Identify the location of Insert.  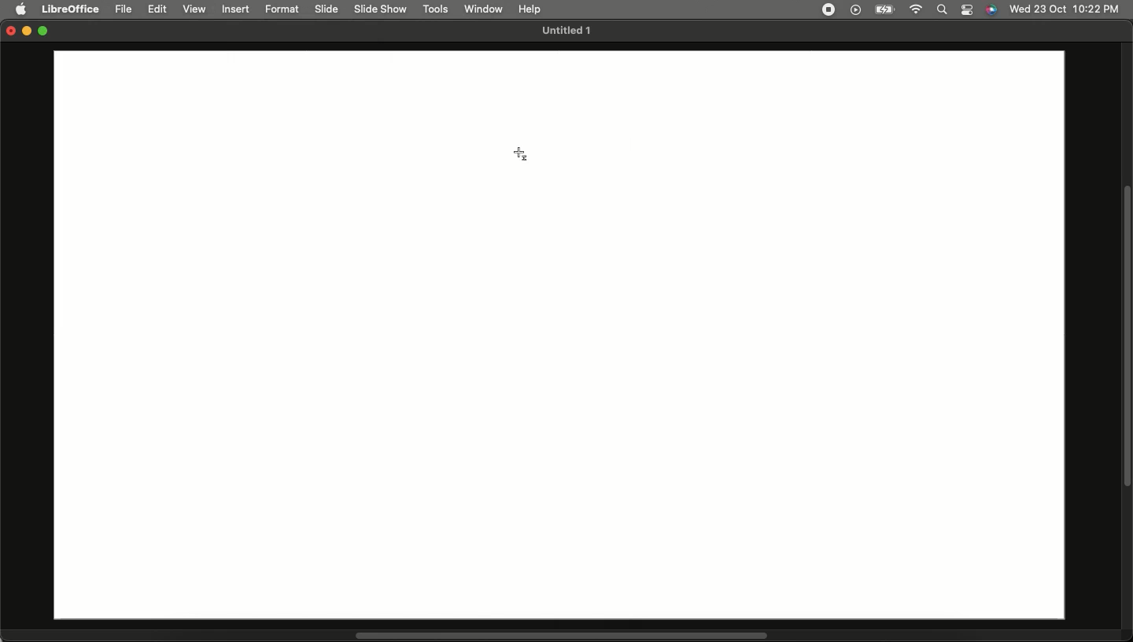
(237, 9).